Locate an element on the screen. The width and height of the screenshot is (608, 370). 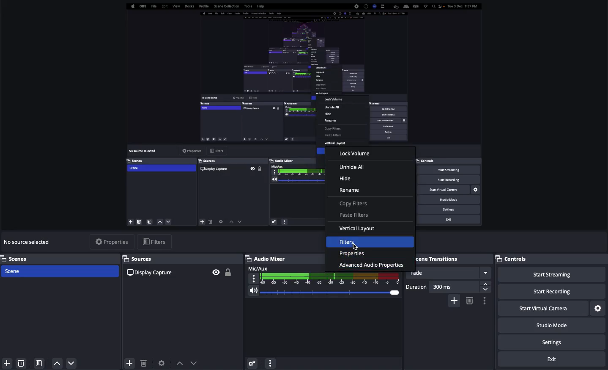
Unhide all is located at coordinates (353, 167).